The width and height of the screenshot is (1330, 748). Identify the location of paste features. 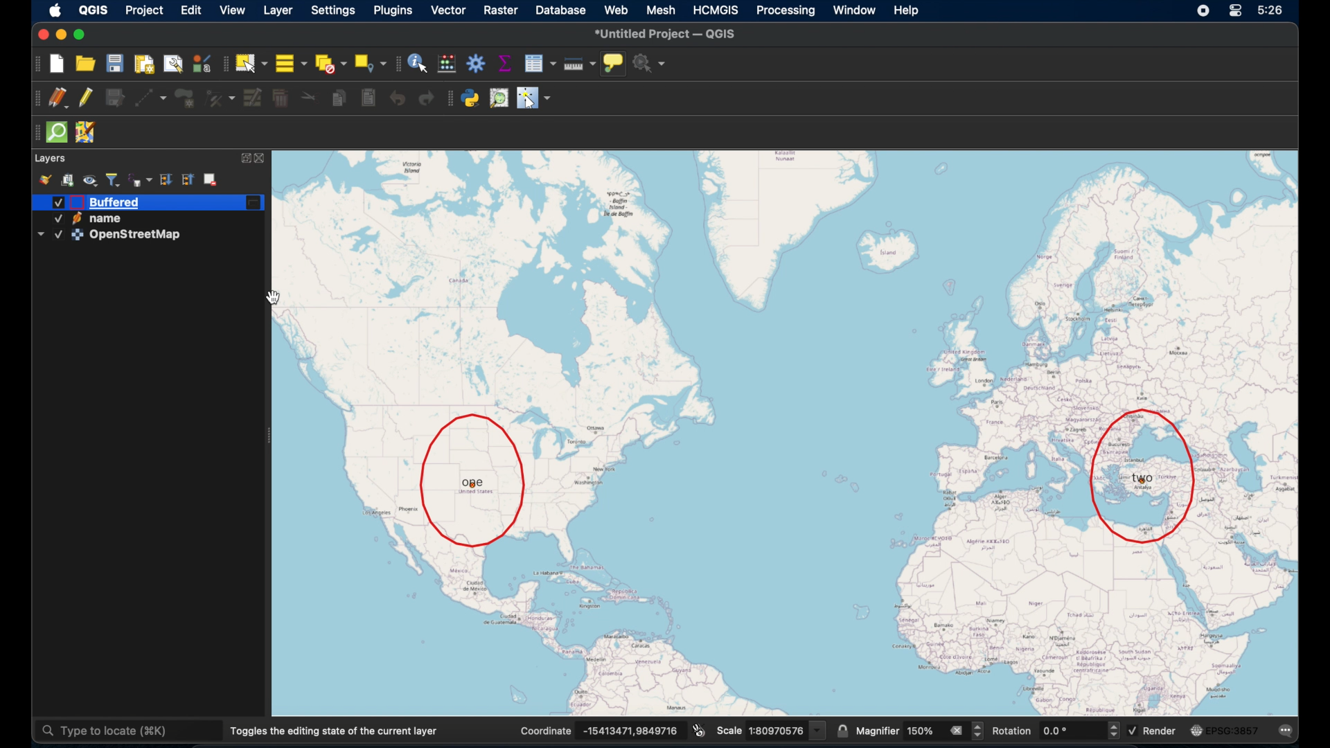
(369, 98).